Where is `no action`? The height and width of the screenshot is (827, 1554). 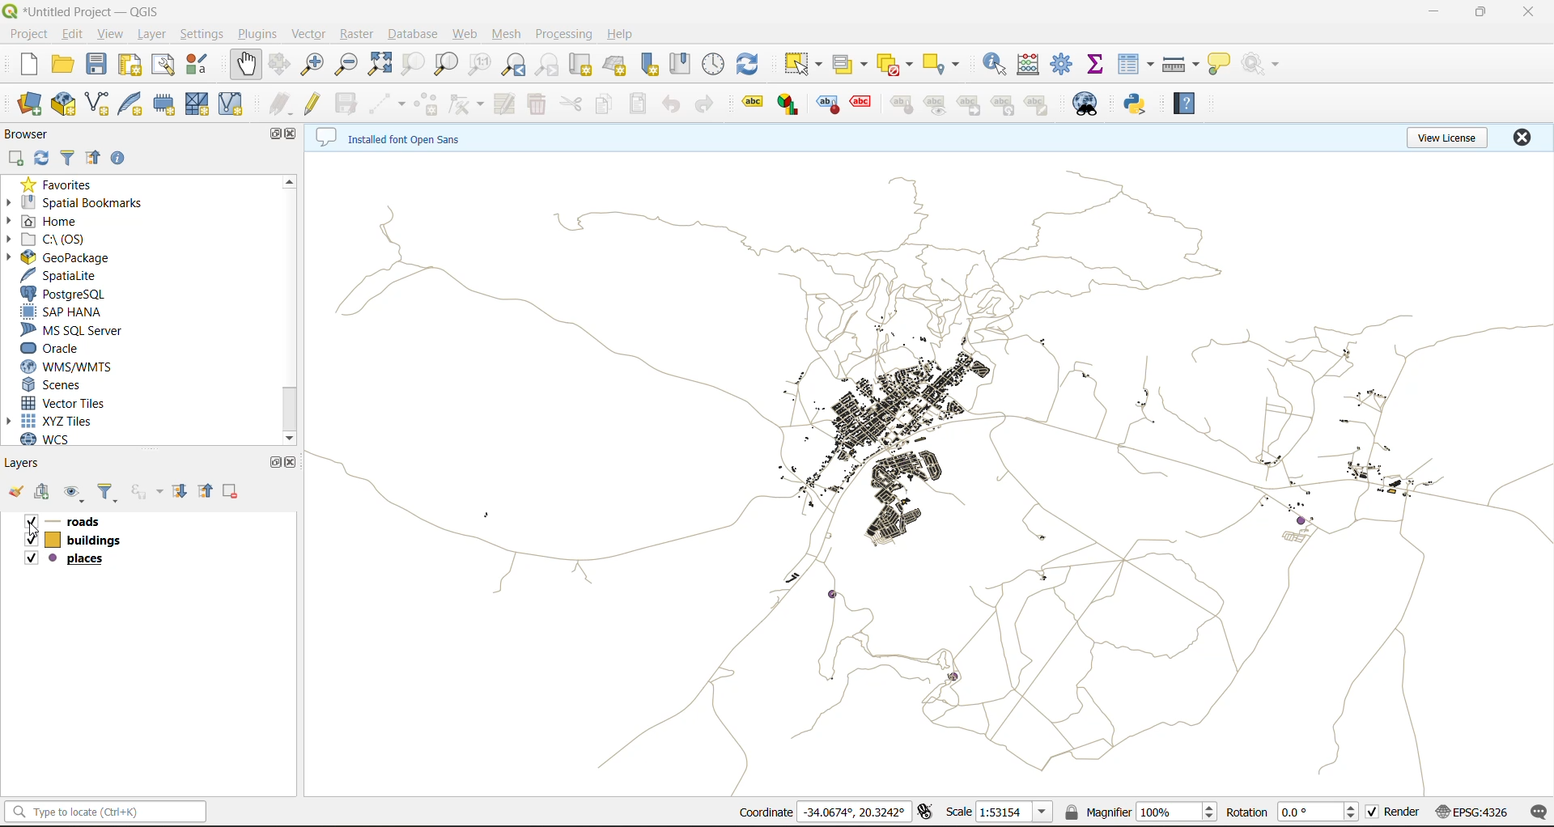 no action is located at coordinates (1262, 62).